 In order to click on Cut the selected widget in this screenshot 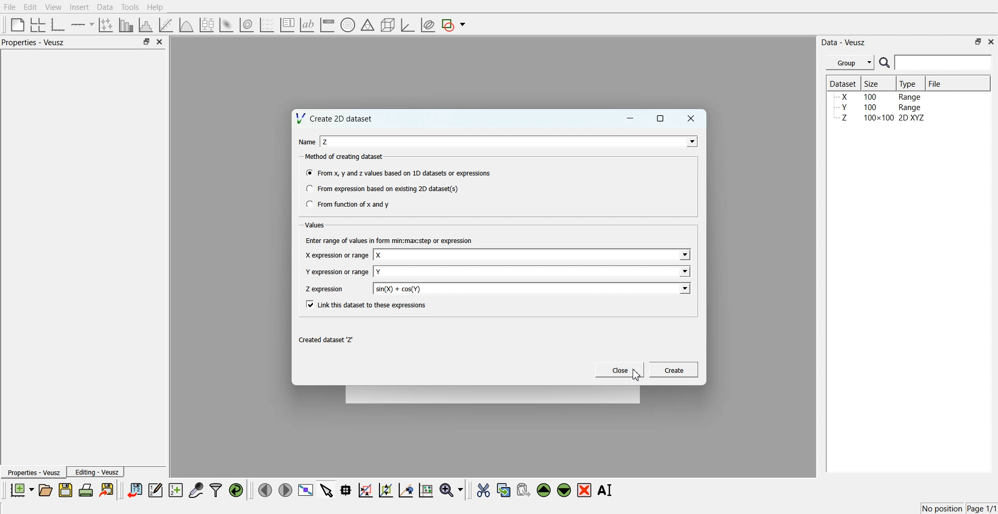, I will do `click(483, 491)`.